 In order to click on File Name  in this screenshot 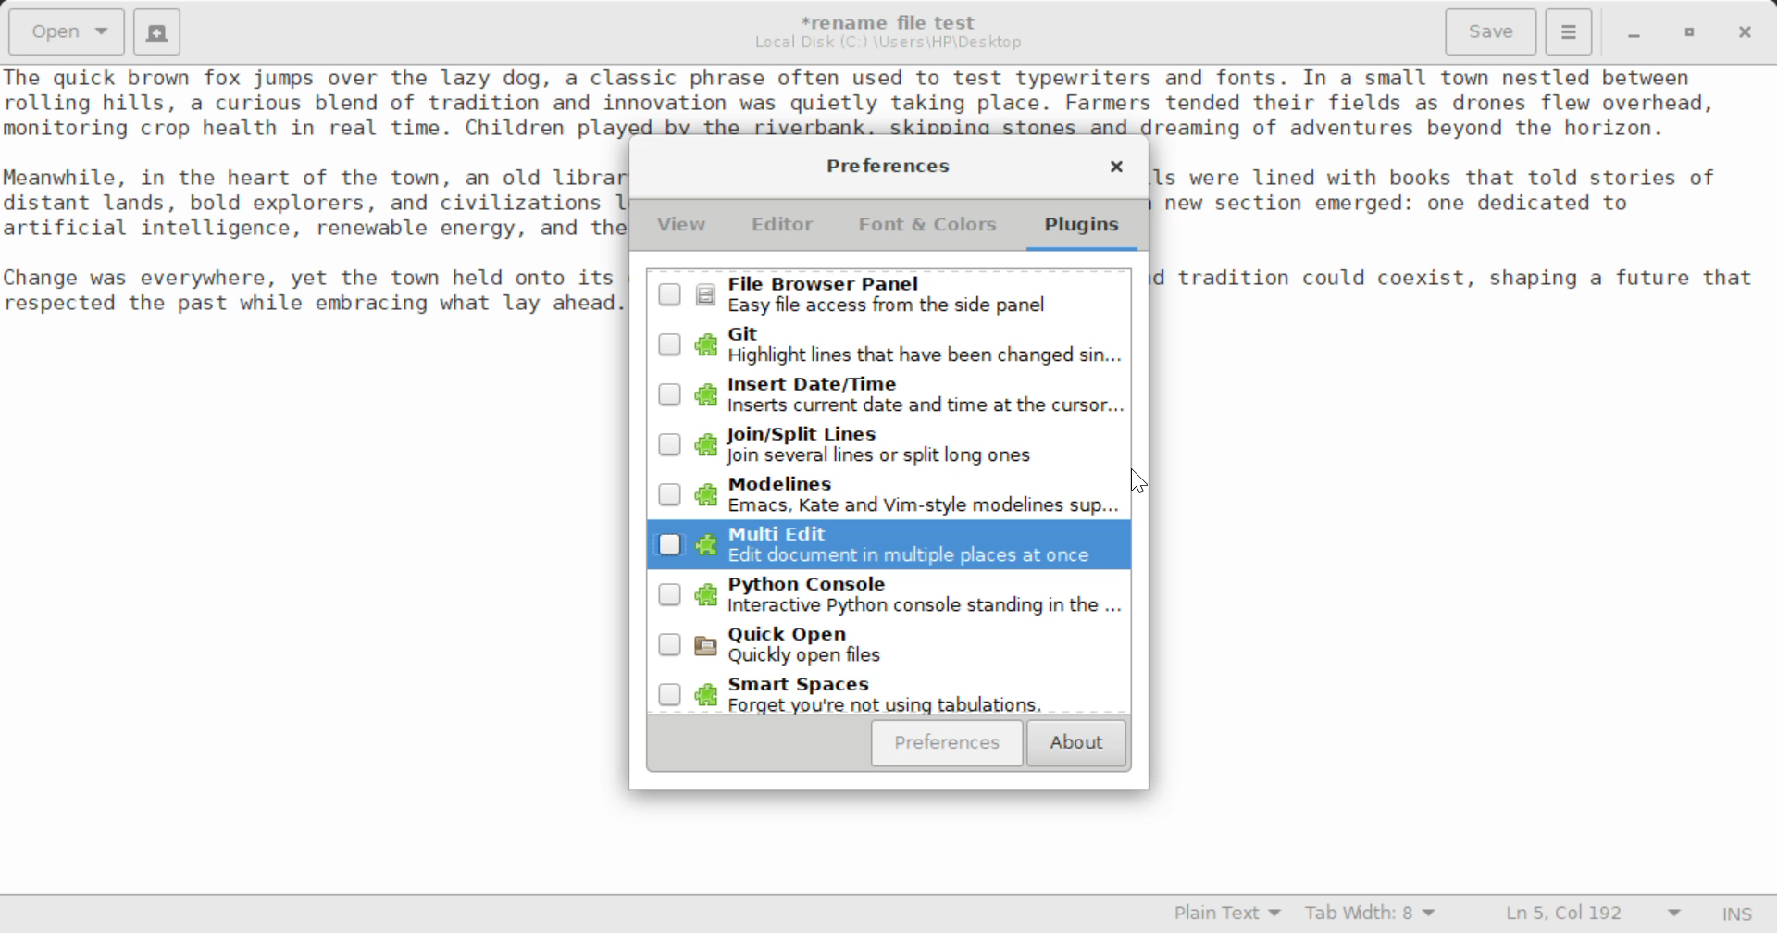, I will do `click(894, 19)`.